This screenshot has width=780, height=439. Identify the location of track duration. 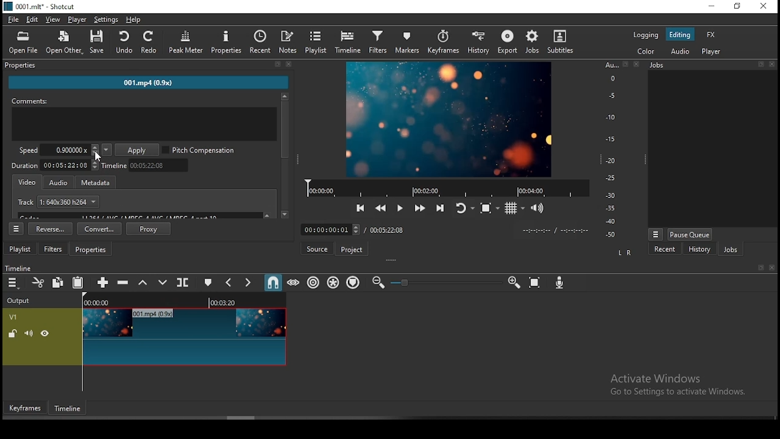
(387, 231).